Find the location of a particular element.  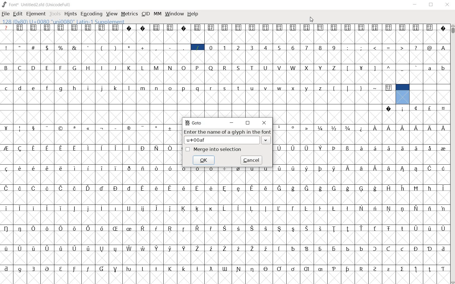

 is located at coordinates (389, 248).